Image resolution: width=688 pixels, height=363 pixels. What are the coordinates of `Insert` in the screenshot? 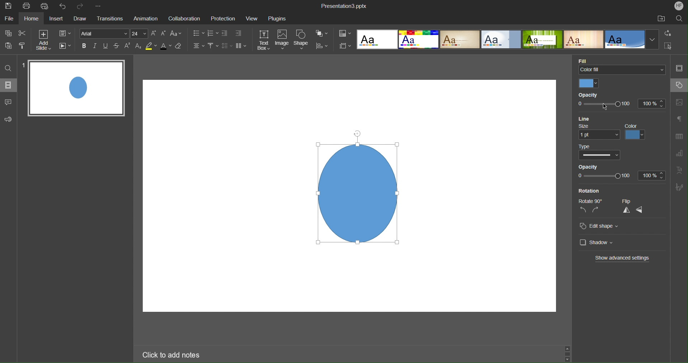 It's located at (57, 20).